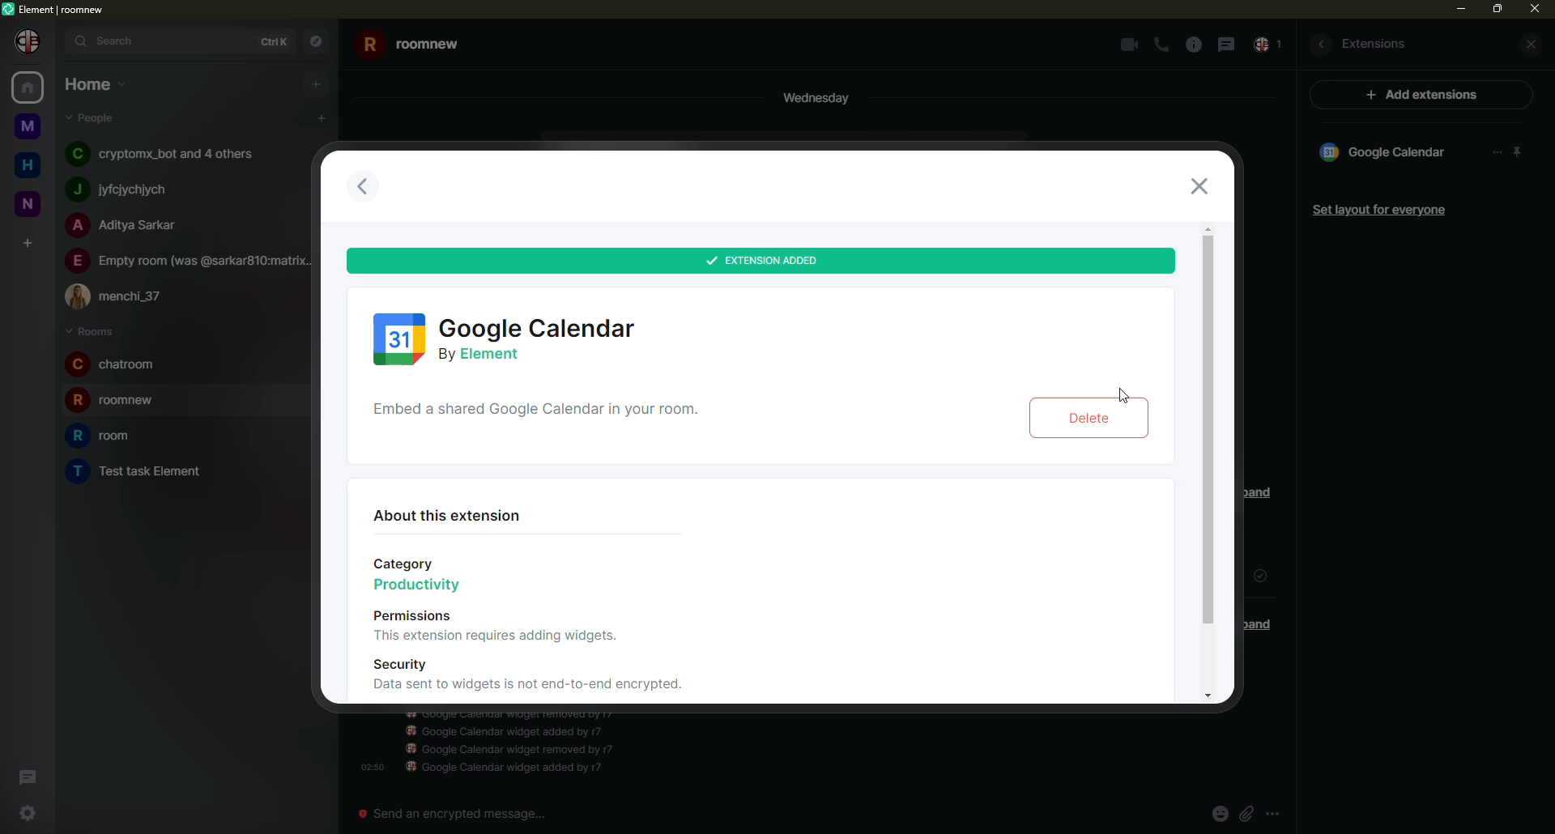  What do you see at coordinates (405, 560) in the screenshot?
I see `Category` at bounding box center [405, 560].